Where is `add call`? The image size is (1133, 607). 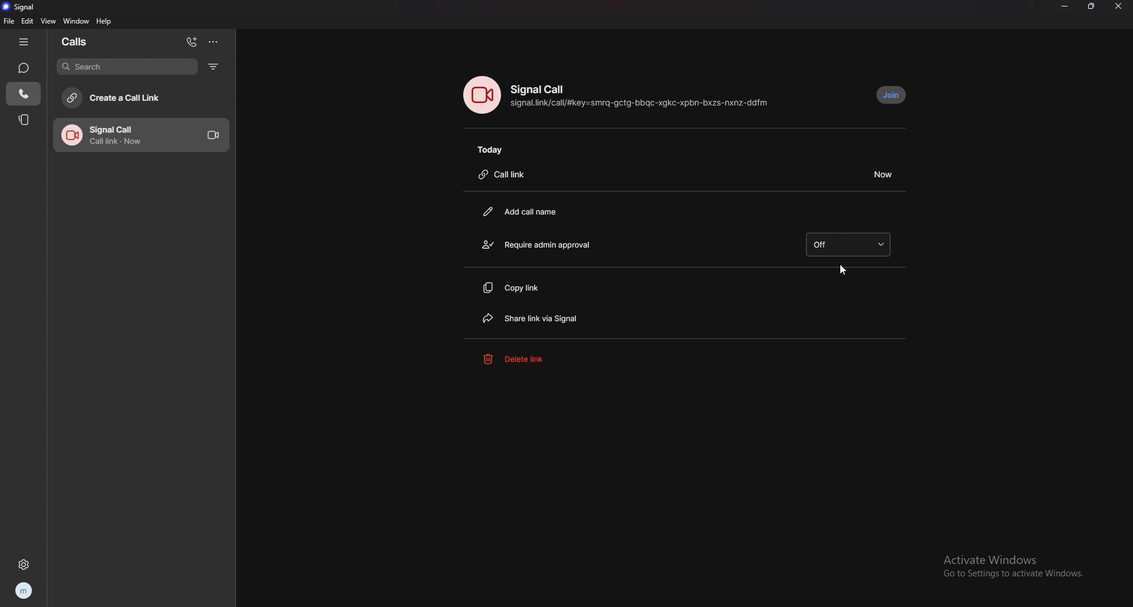 add call is located at coordinates (192, 43).